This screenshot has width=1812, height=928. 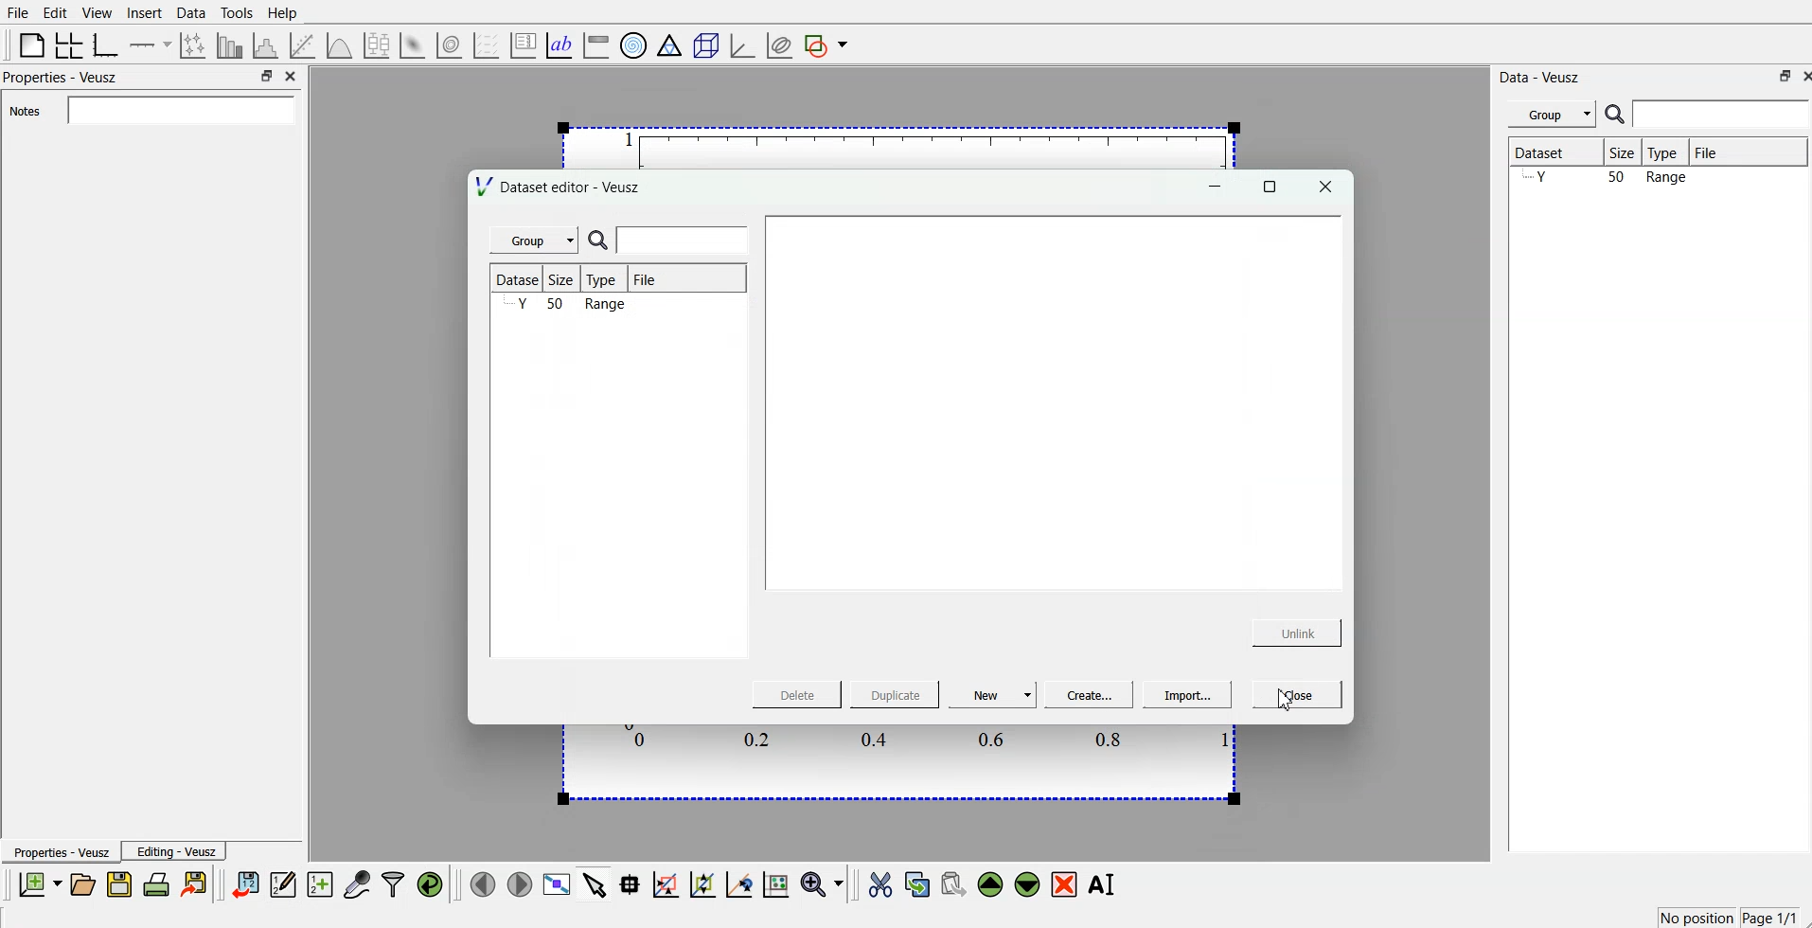 I want to click on maximise, so click(x=1270, y=186).